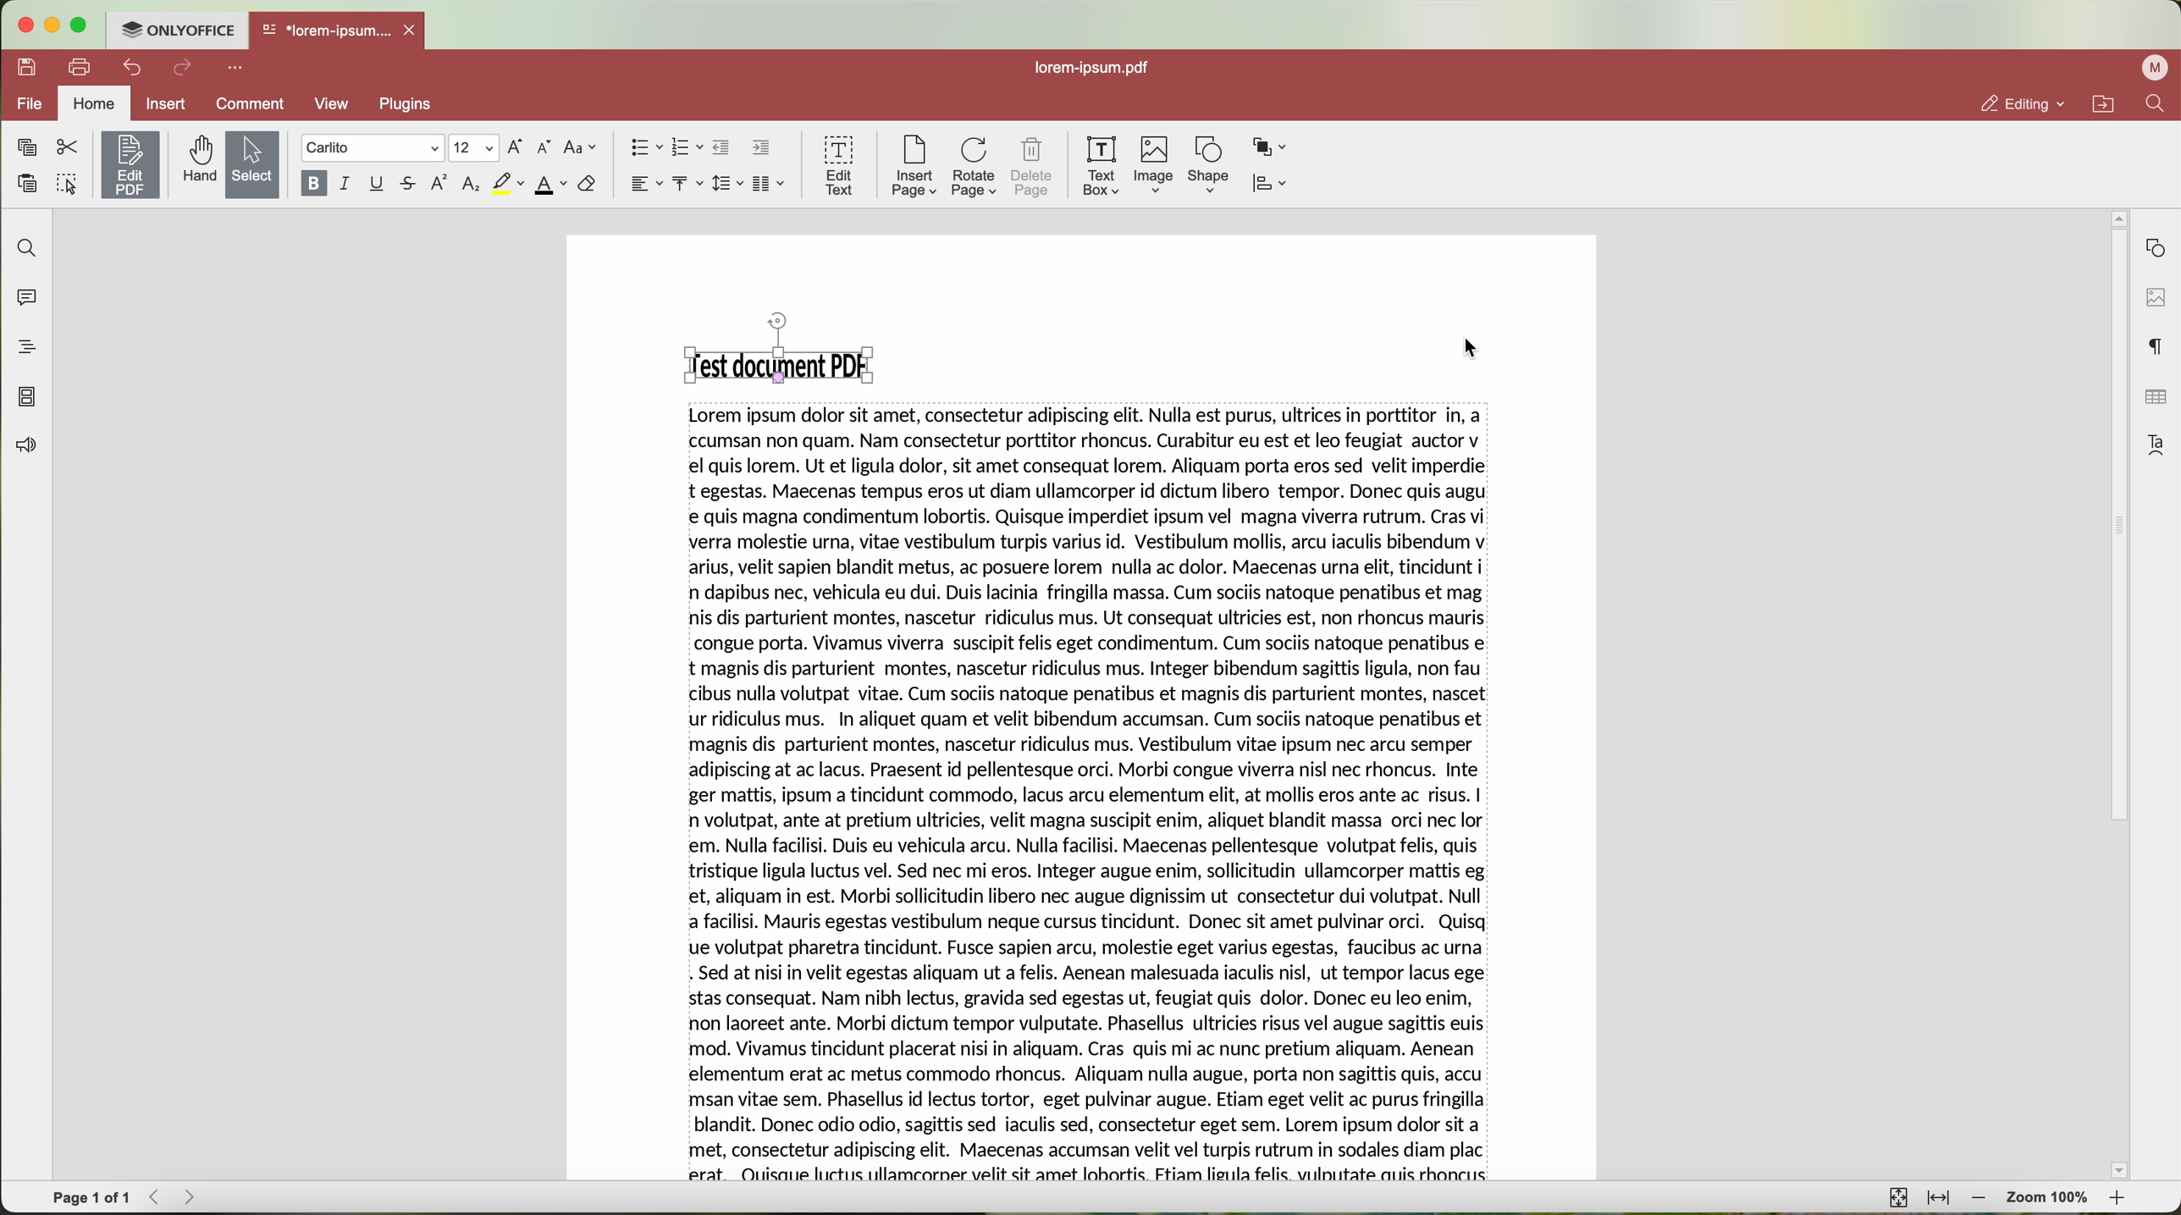  What do you see at coordinates (913, 168) in the screenshot?
I see `insert page` at bounding box center [913, 168].